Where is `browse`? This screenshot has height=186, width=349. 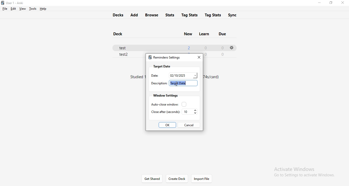 browse is located at coordinates (152, 15).